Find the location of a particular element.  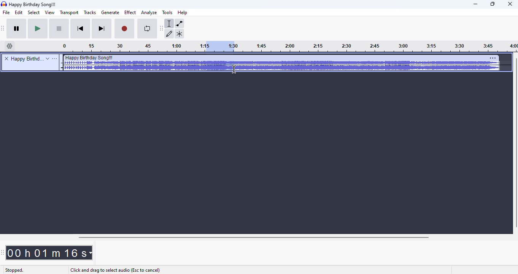

click and drag to select audio (esc to cancel) is located at coordinates (115, 270).